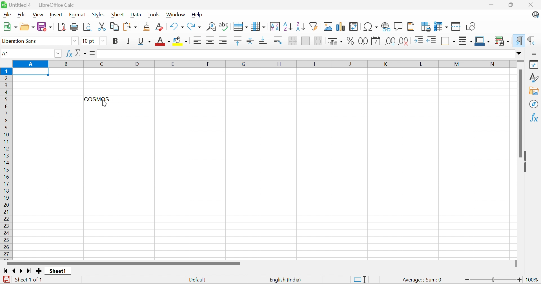 Image resolution: width=541 pixels, height=284 pixels. I want to click on Styles, so click(99, 14).